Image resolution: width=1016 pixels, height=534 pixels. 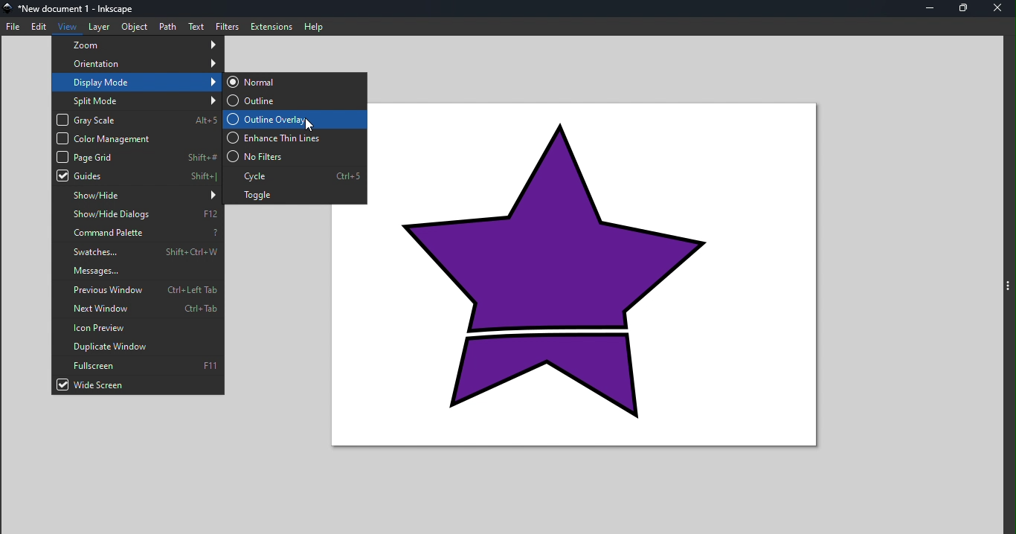 I want to click on Minimize, so click(x=933, y=8).